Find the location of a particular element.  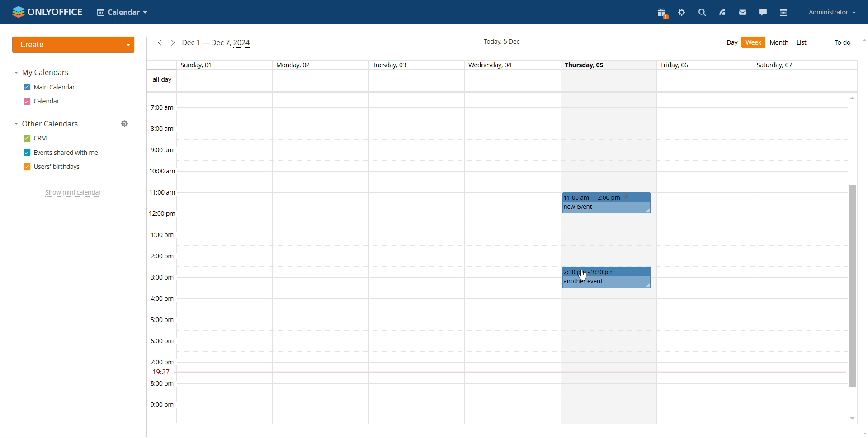

scroll down is located at coordinates (863, 433).